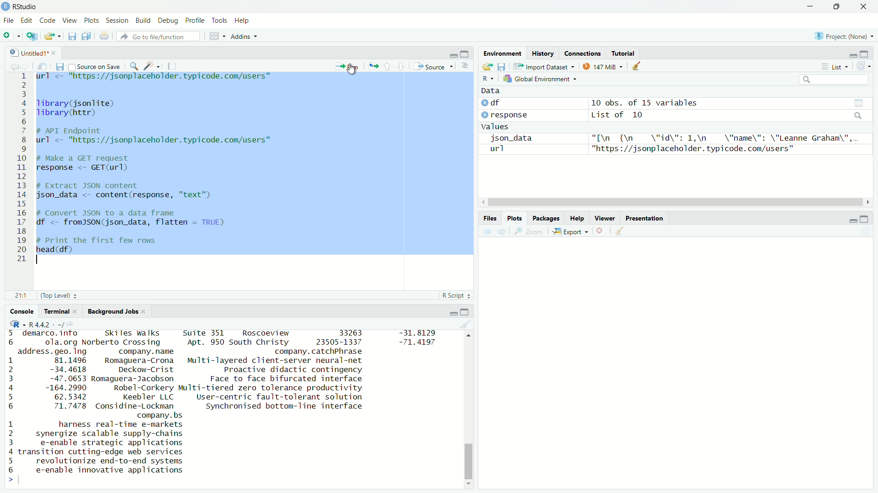 This screenshot has width=878, height=493. Describe the element at coordinates (487, 67) in the screenshot. I see `Load` at that location.